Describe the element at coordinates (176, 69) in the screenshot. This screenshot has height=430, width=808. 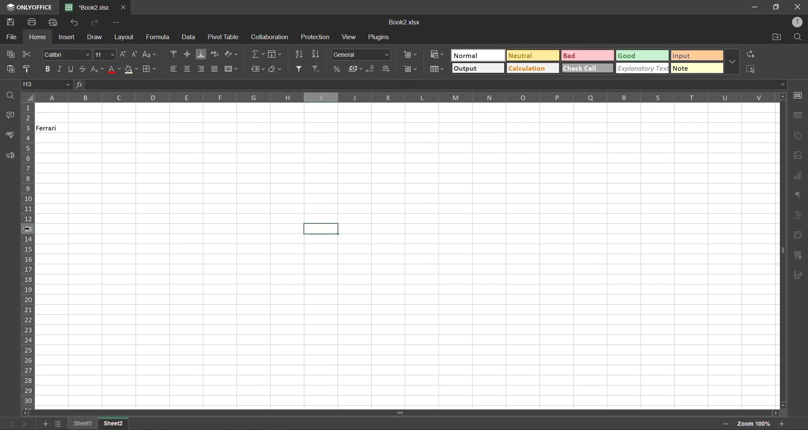
I see `align left` at that location.